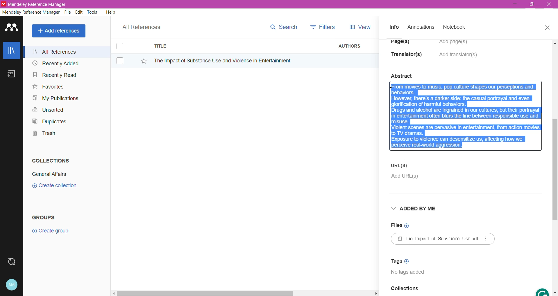 This screenshot has height=296, width=558. What do you see at coordinates (241, 60) in the screenshot?
I see `Reference Title` at bounding box center [241, 60].